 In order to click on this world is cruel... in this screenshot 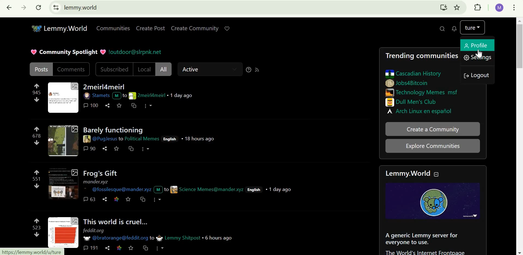, I will do `click(115, 221)`.